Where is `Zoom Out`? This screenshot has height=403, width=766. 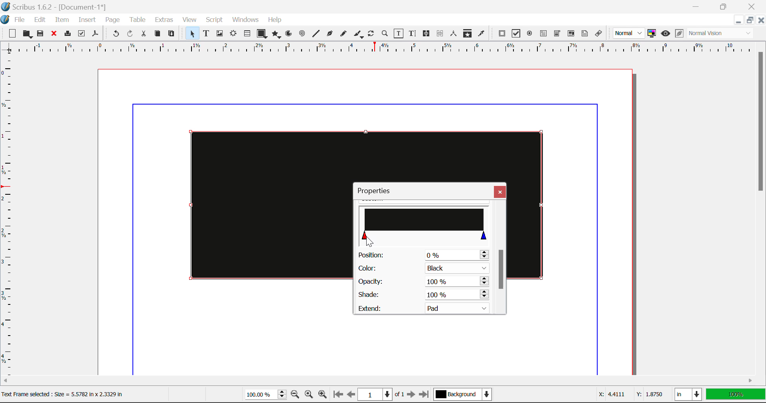
Zoom Out is located at coordinates (296, 395).